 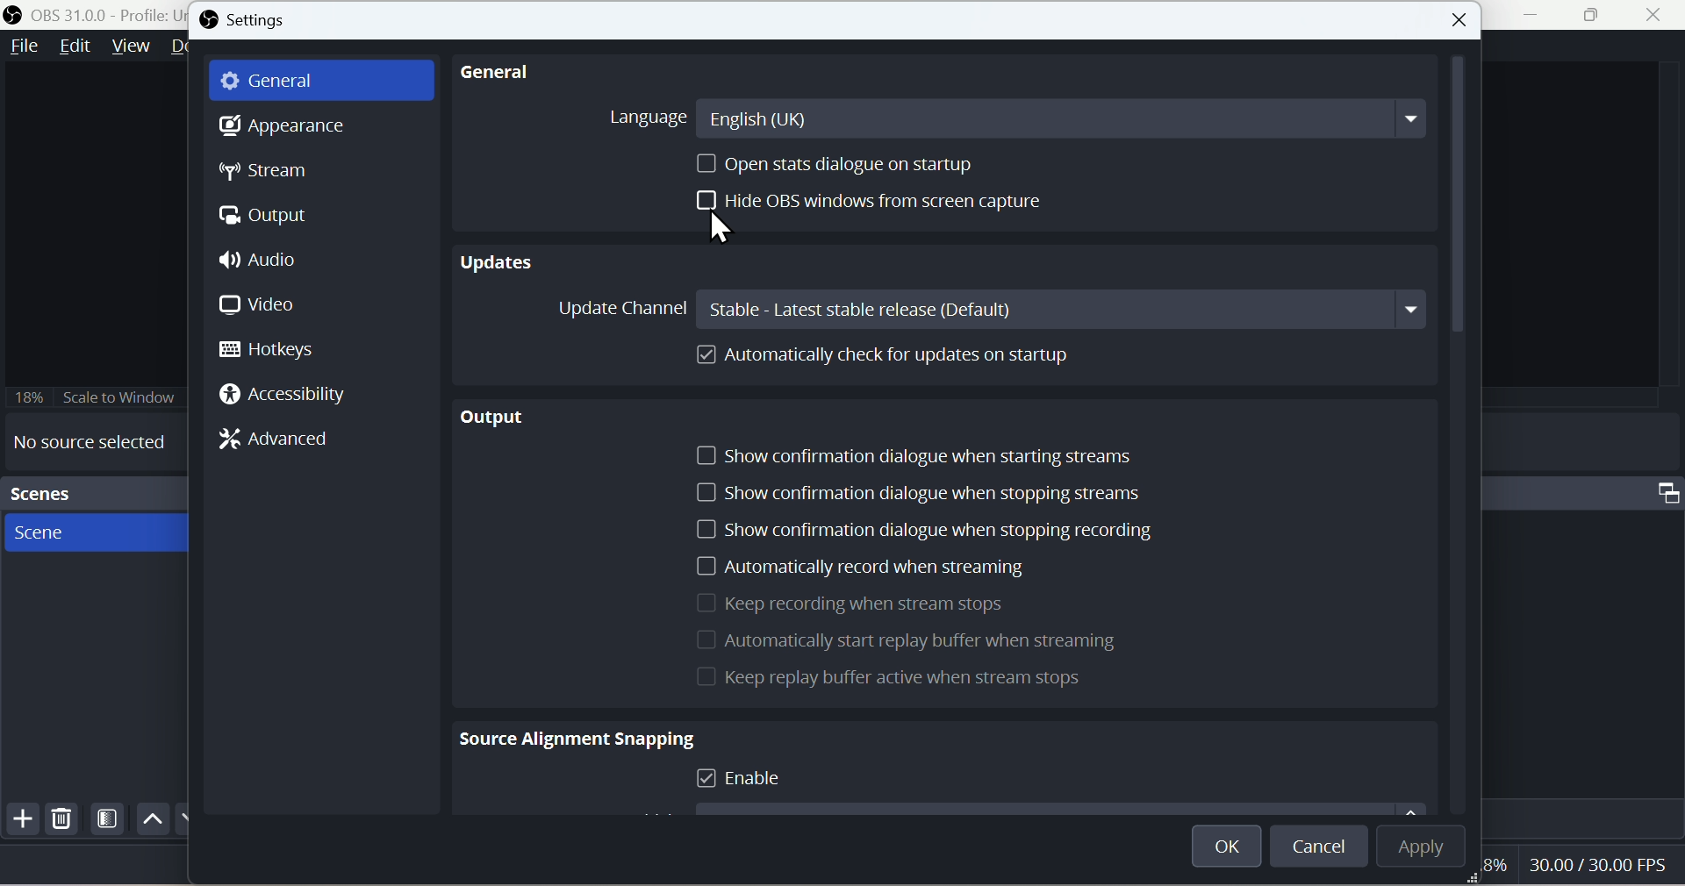 I want to click on Settings, so click(x=245, y=21).